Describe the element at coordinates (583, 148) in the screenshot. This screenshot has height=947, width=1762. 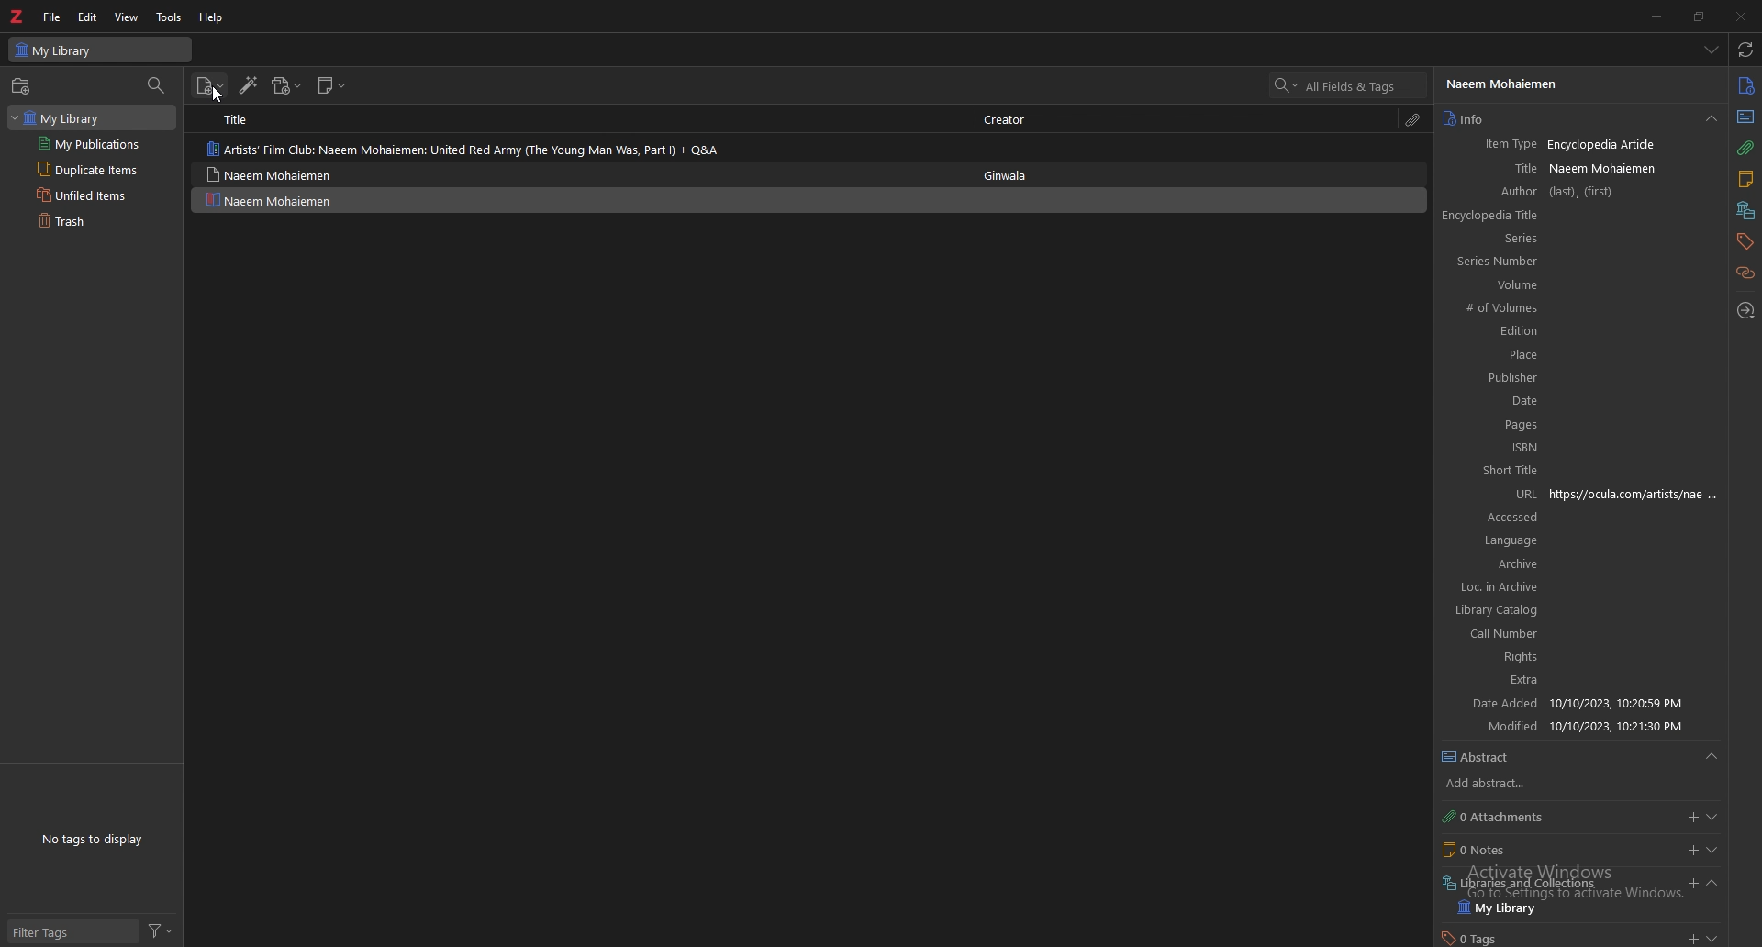
I see `item` at that location.